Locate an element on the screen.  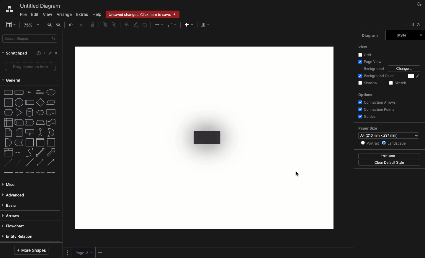
Options is located at coordinates (365, 95).